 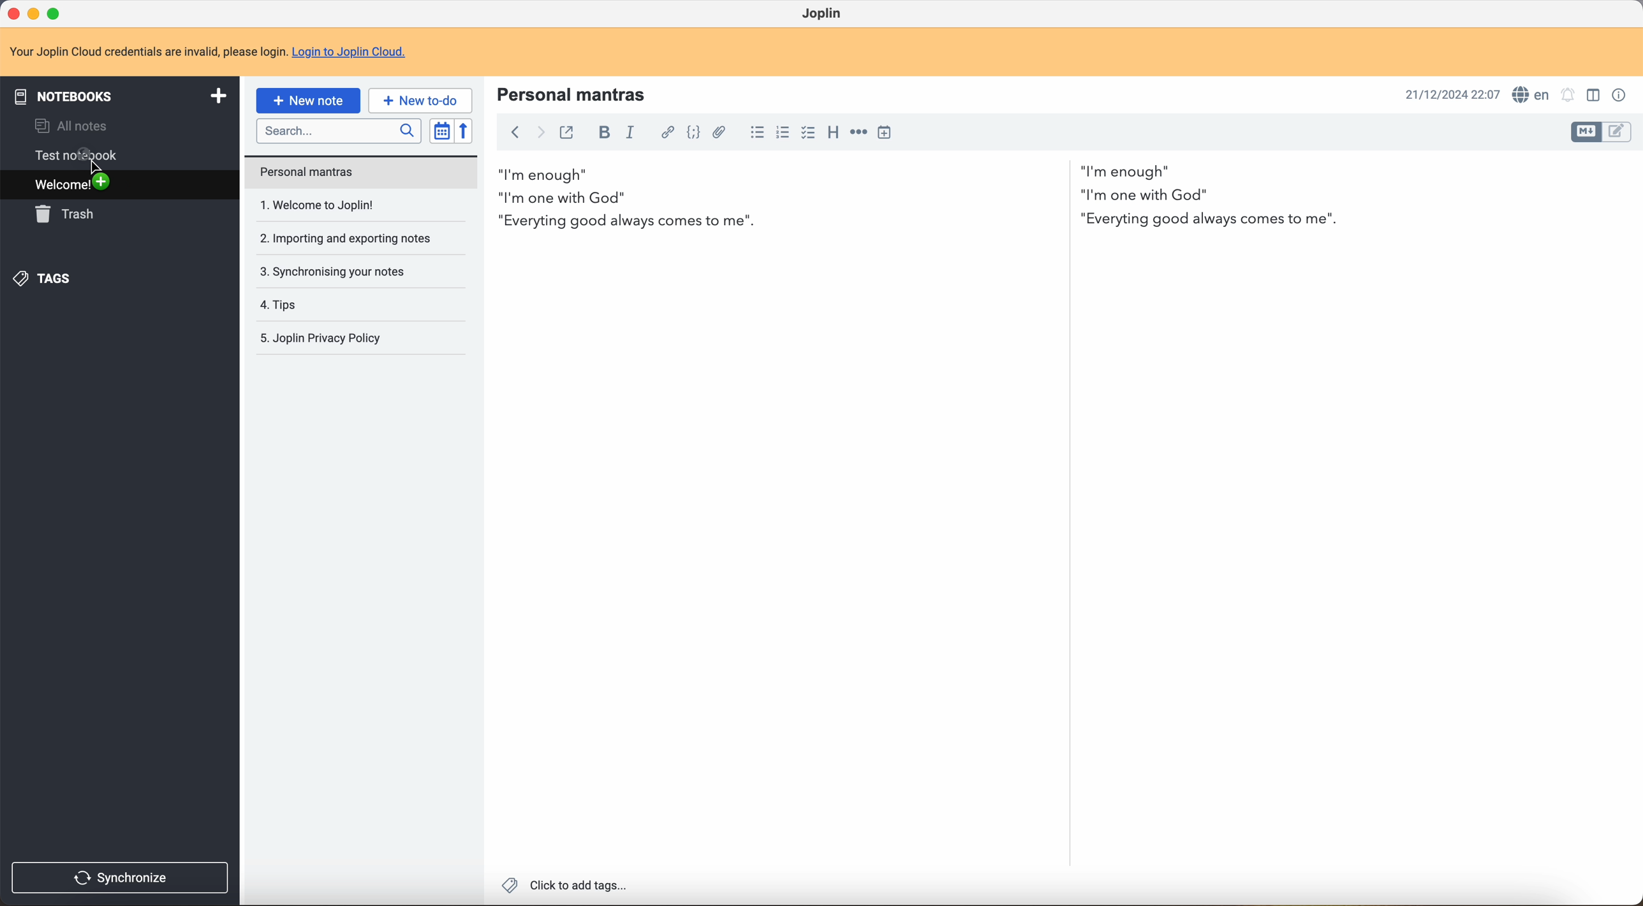 What do you see at coordinates (36, 15) in the screenshot?
I see `minimize program` at bounding box center [36, 15].